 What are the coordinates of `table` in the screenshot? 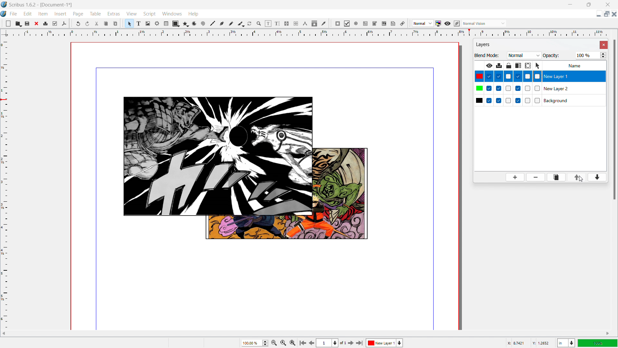 It's located at (166, 24).